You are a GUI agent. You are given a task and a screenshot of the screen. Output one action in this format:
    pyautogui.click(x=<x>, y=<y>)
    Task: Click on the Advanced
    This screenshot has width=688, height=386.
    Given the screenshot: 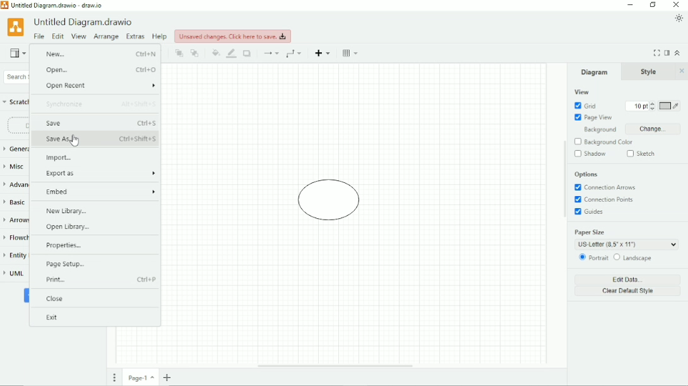 What is the action you would take?
    pyautogui.click(x=14, y=184)
    